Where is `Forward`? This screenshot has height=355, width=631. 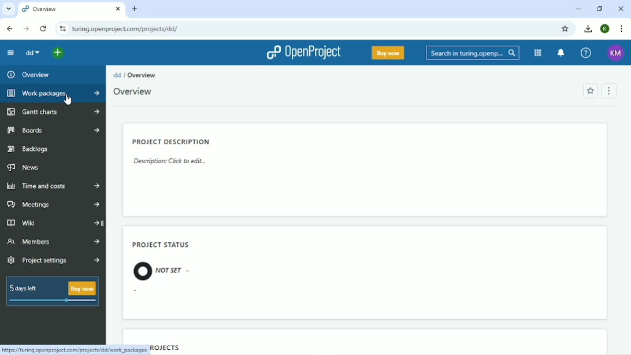
Forward is located at coordinates (27, 28).